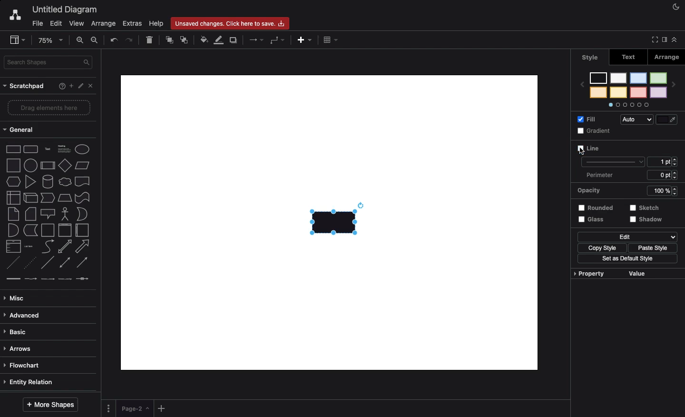  I want to click on Unsaved, so click(230, 24).